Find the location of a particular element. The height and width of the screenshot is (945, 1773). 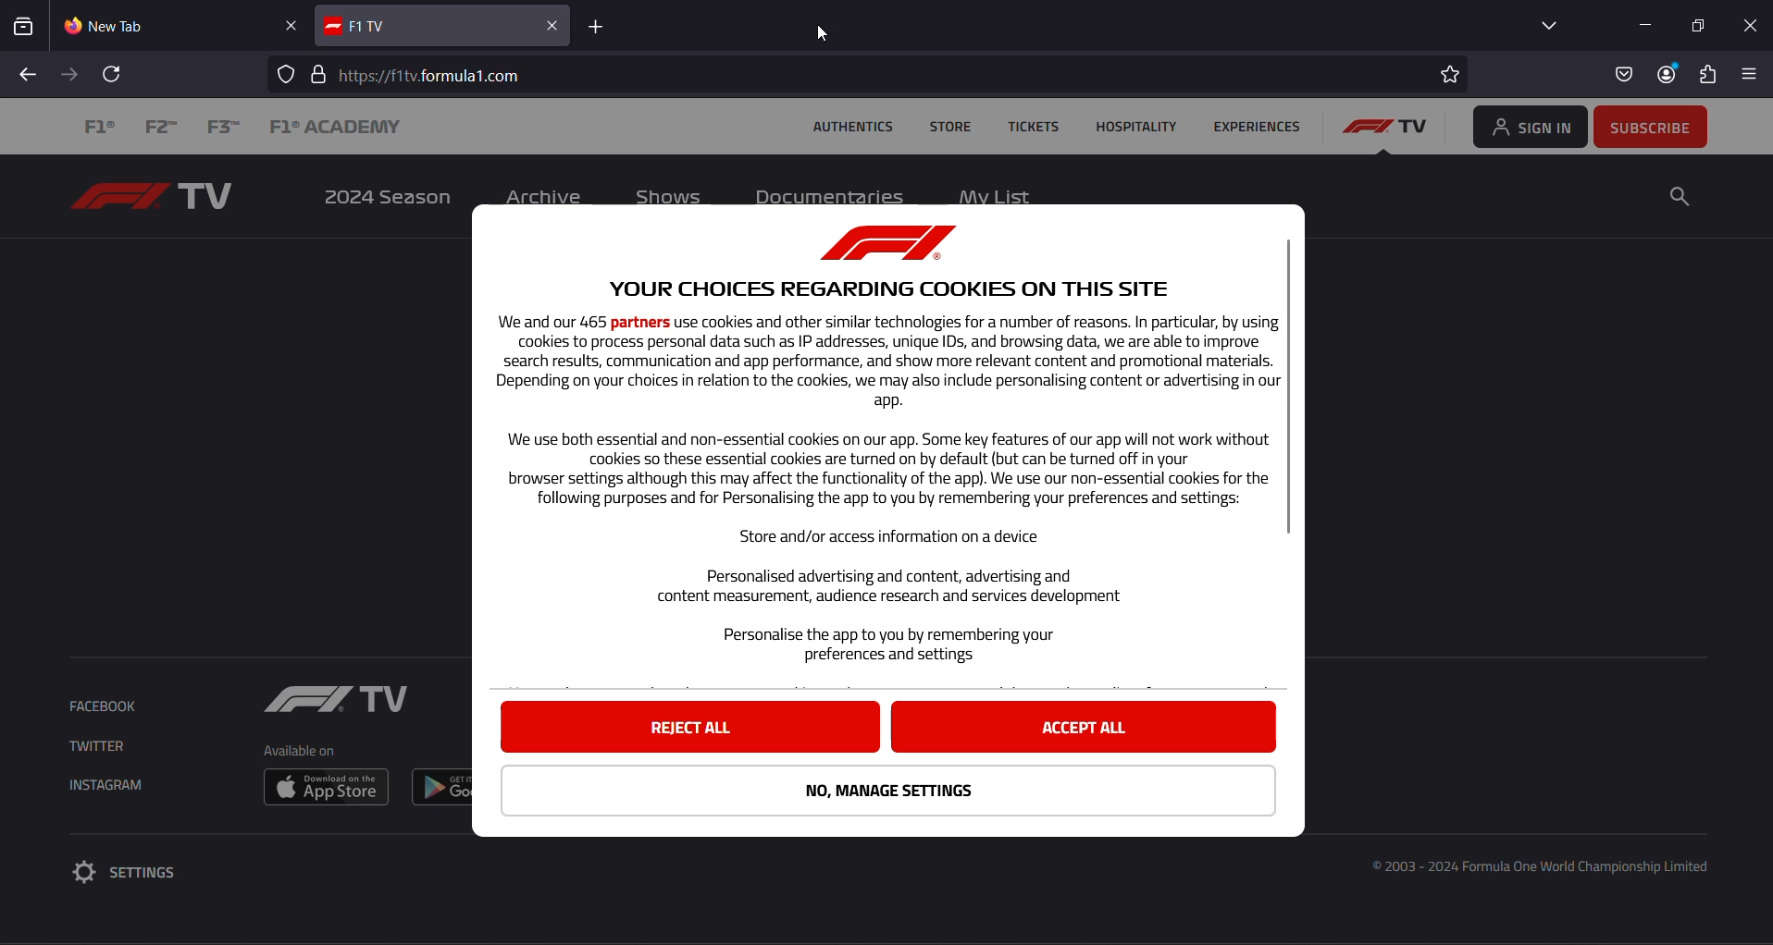

add page is located at coordinates (595, 25).